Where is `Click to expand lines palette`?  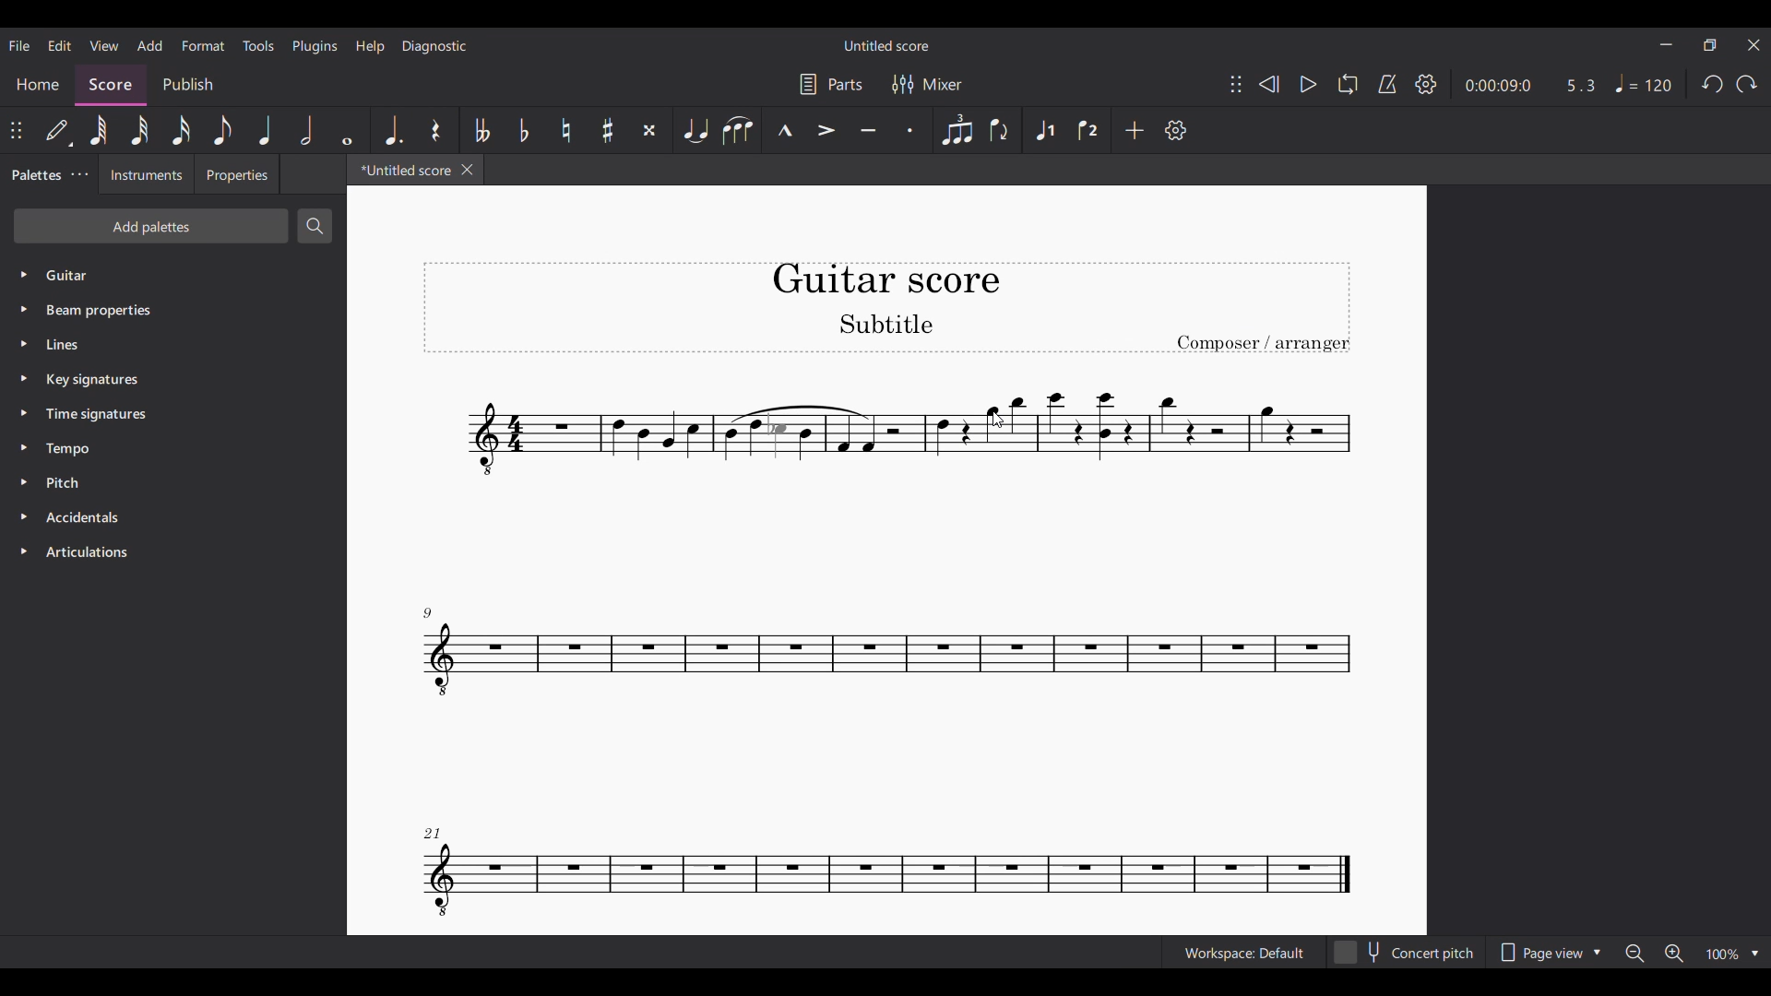 Click to expand lines palette is located at coordinates (24, 344).